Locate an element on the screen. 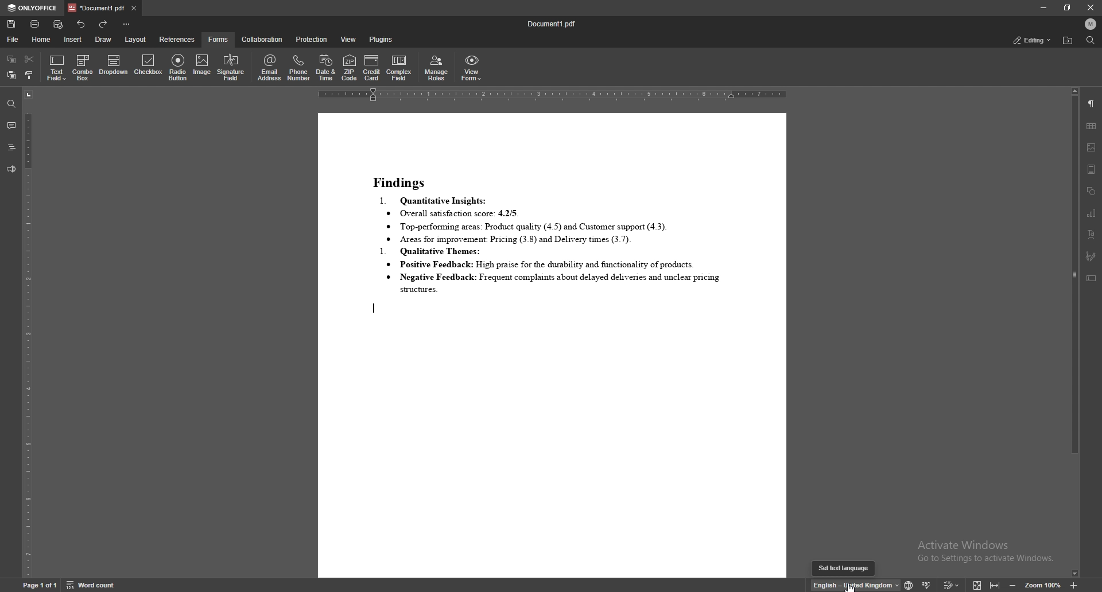 Image resolution: width=1102 pixels, height=592 pixels. change text language is located at coordinates (855, 585).